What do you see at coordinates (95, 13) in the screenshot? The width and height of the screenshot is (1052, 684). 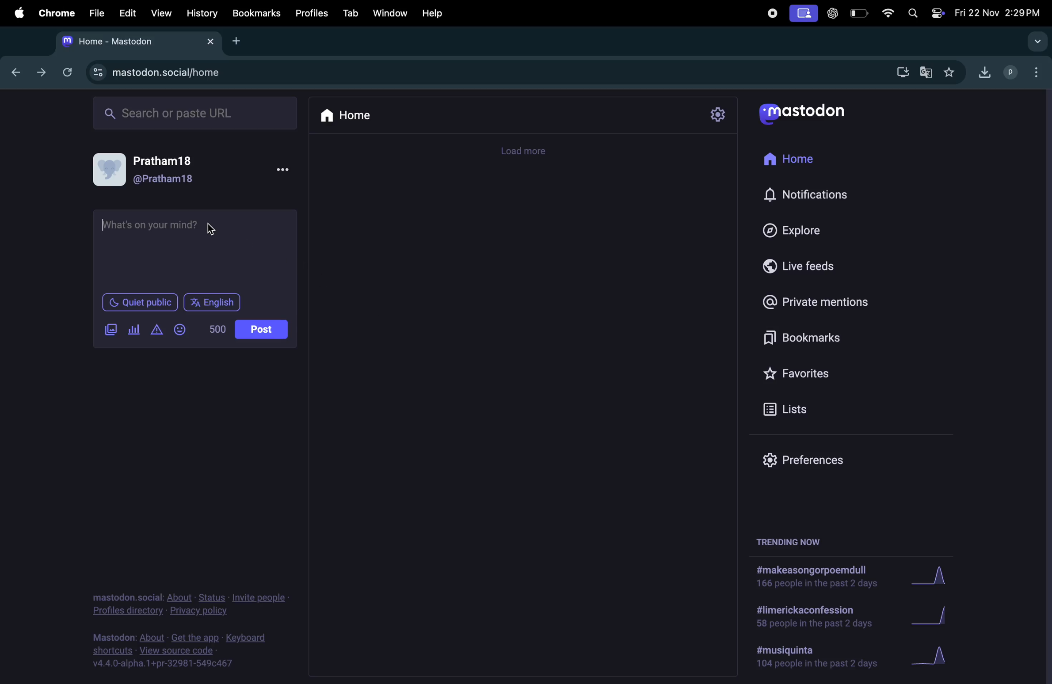 I see `file` at bounding box center [95, 13].